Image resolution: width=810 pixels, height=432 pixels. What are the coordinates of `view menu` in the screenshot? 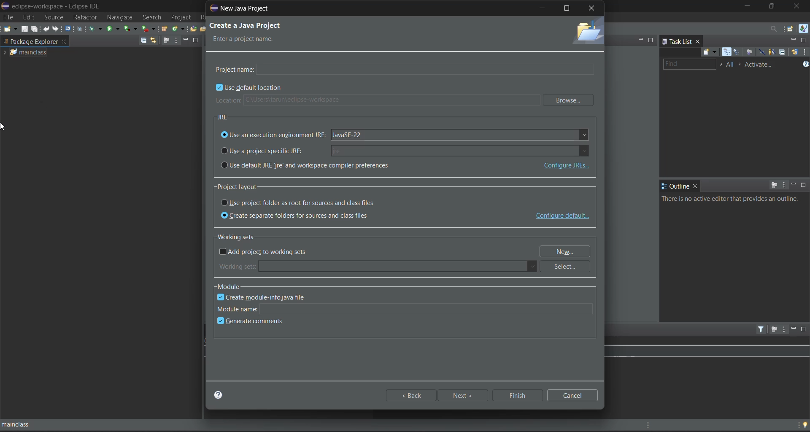 It's located at (784, 329).